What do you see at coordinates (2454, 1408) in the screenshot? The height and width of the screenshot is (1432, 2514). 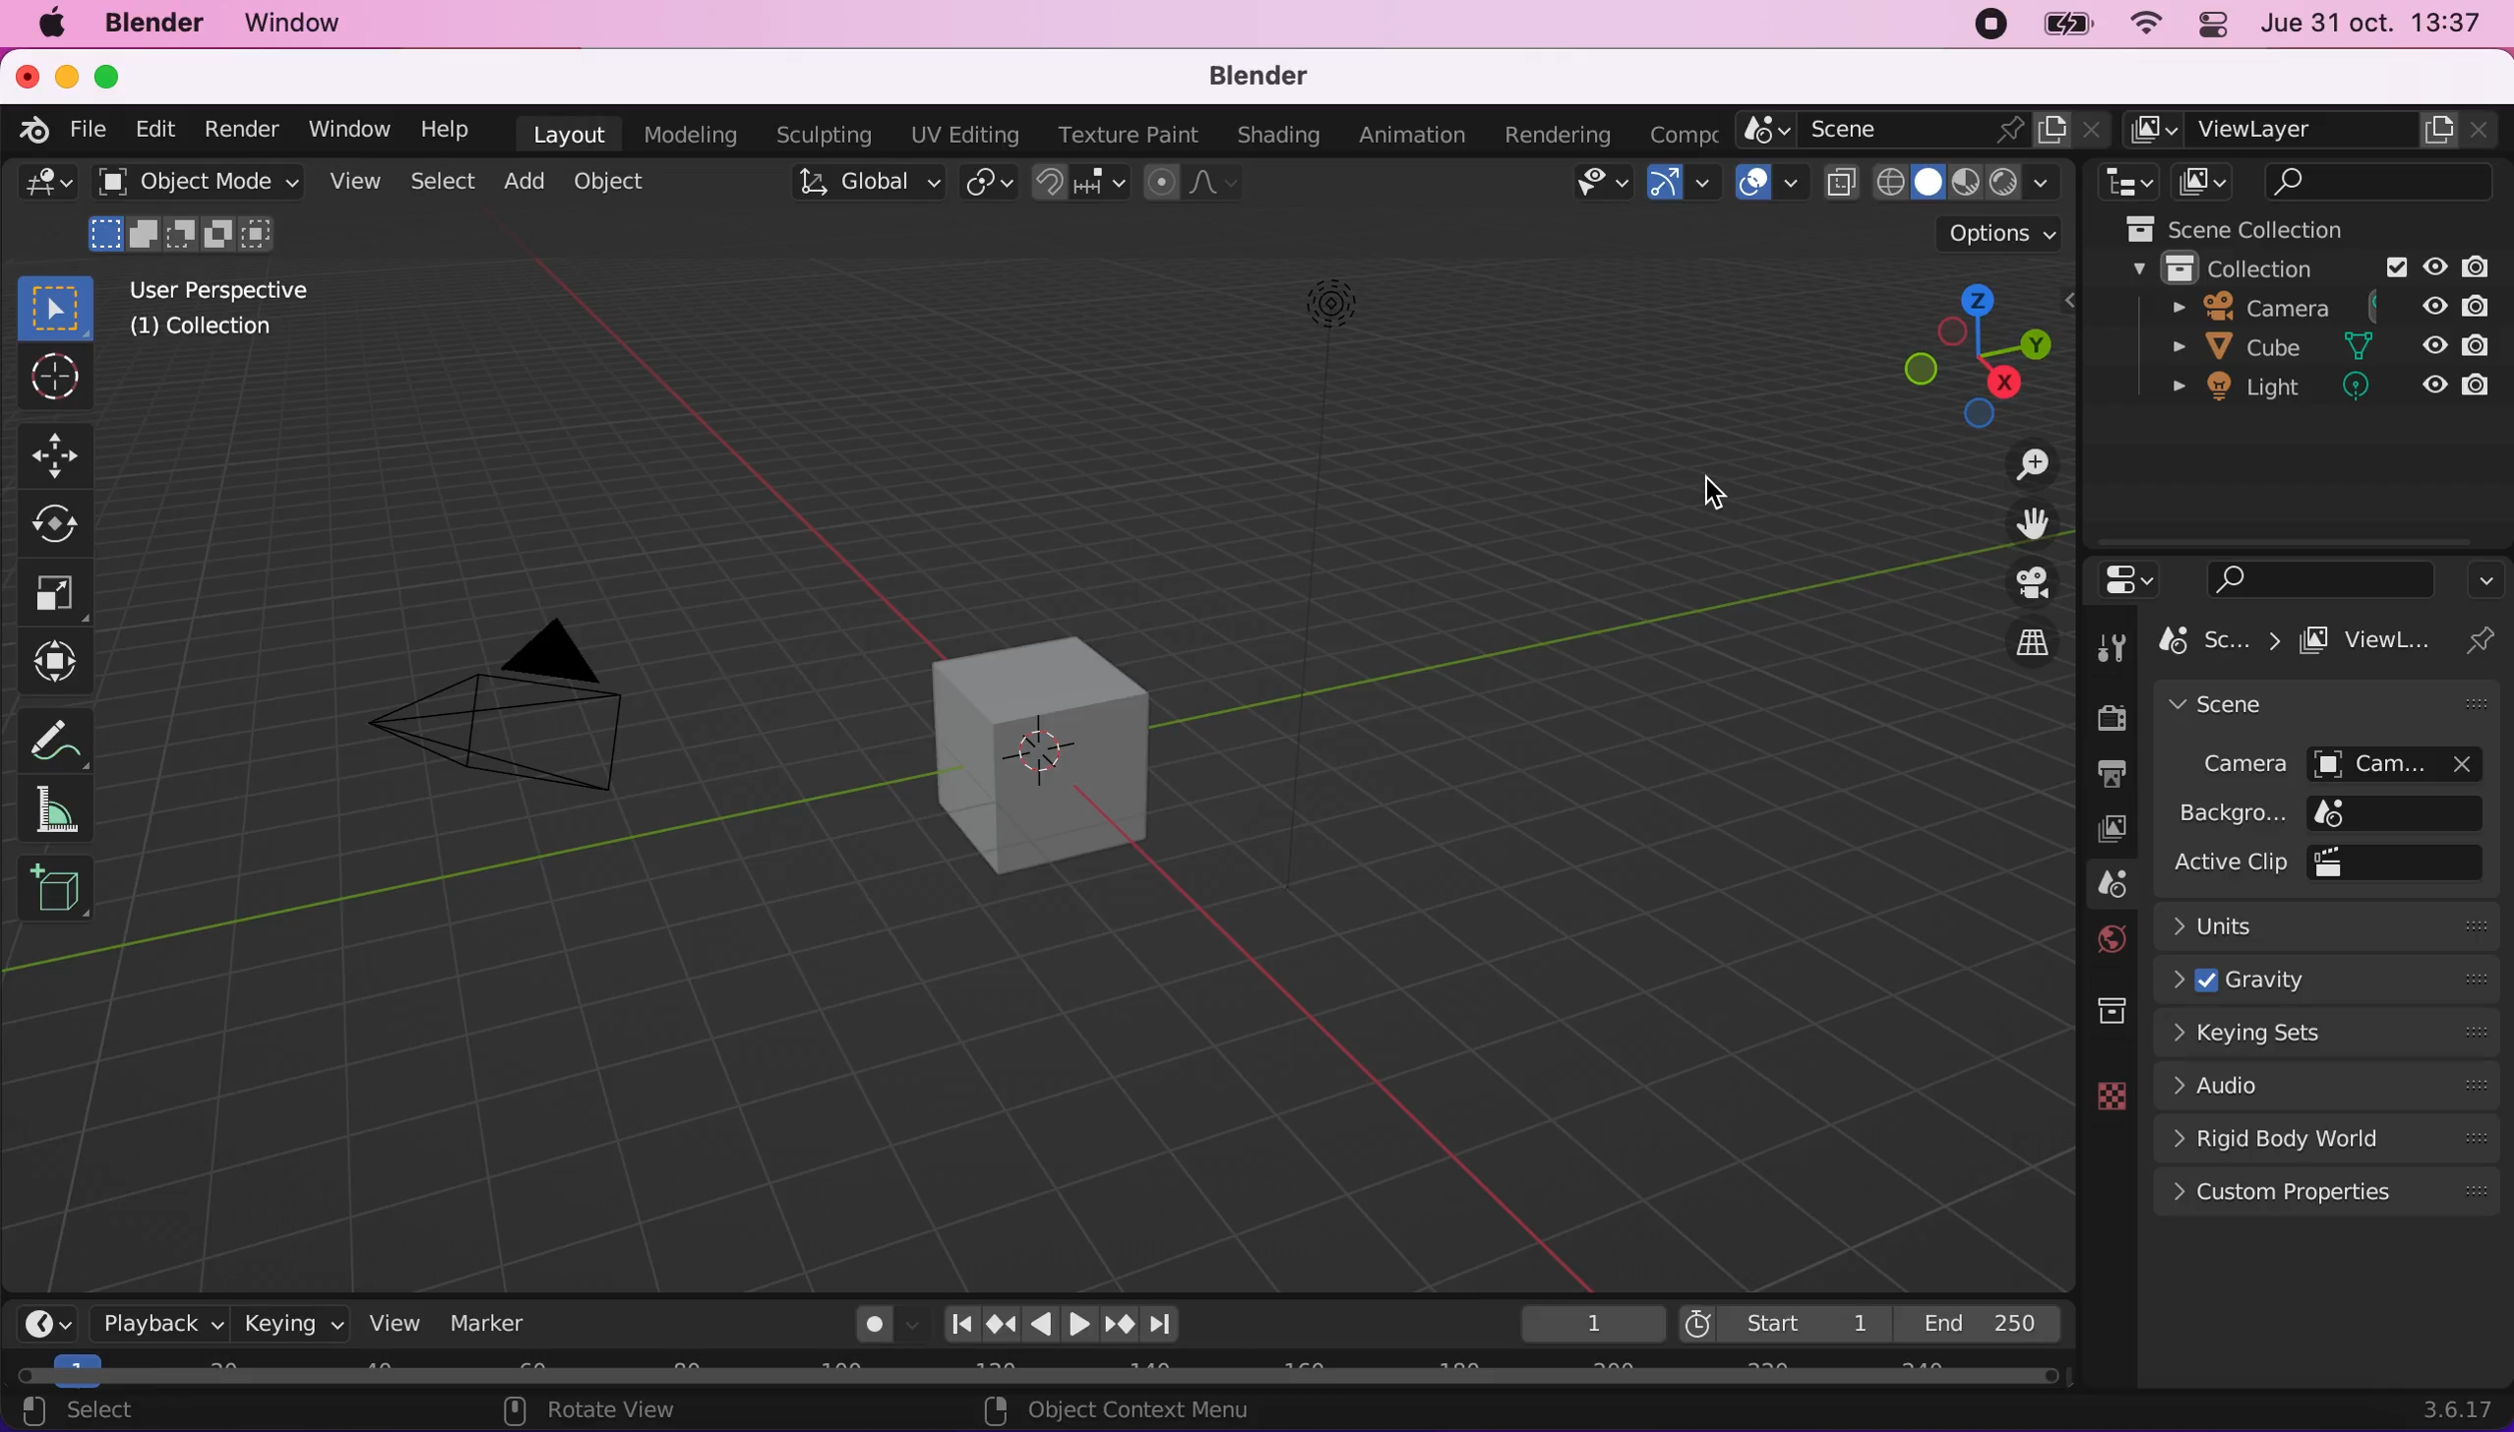 I see `3.6.17` at bounding box center [2454, 1408].